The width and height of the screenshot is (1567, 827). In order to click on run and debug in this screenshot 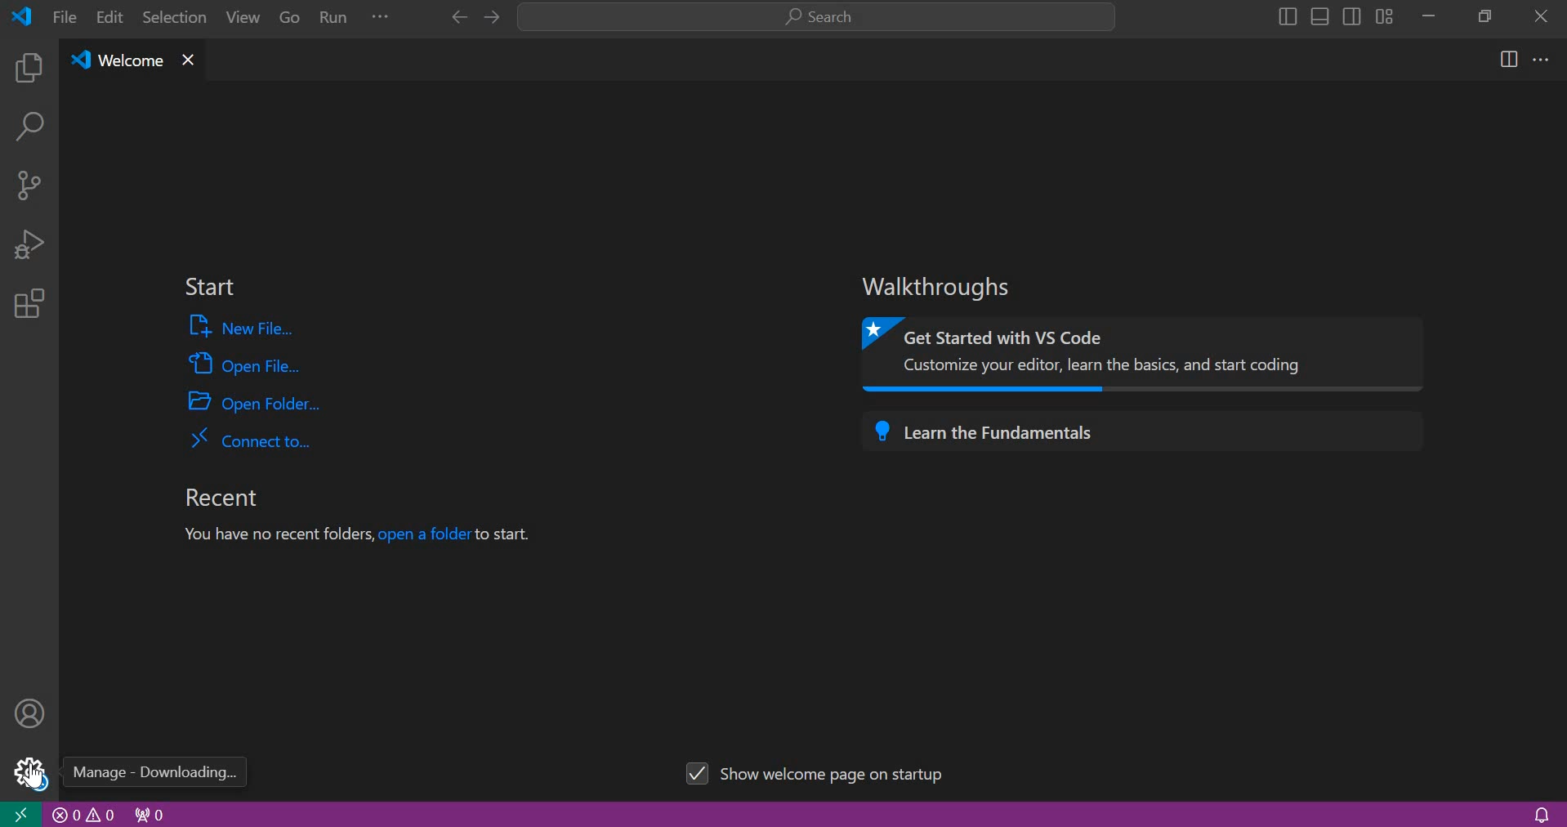, I will do `click(29, 244)`.